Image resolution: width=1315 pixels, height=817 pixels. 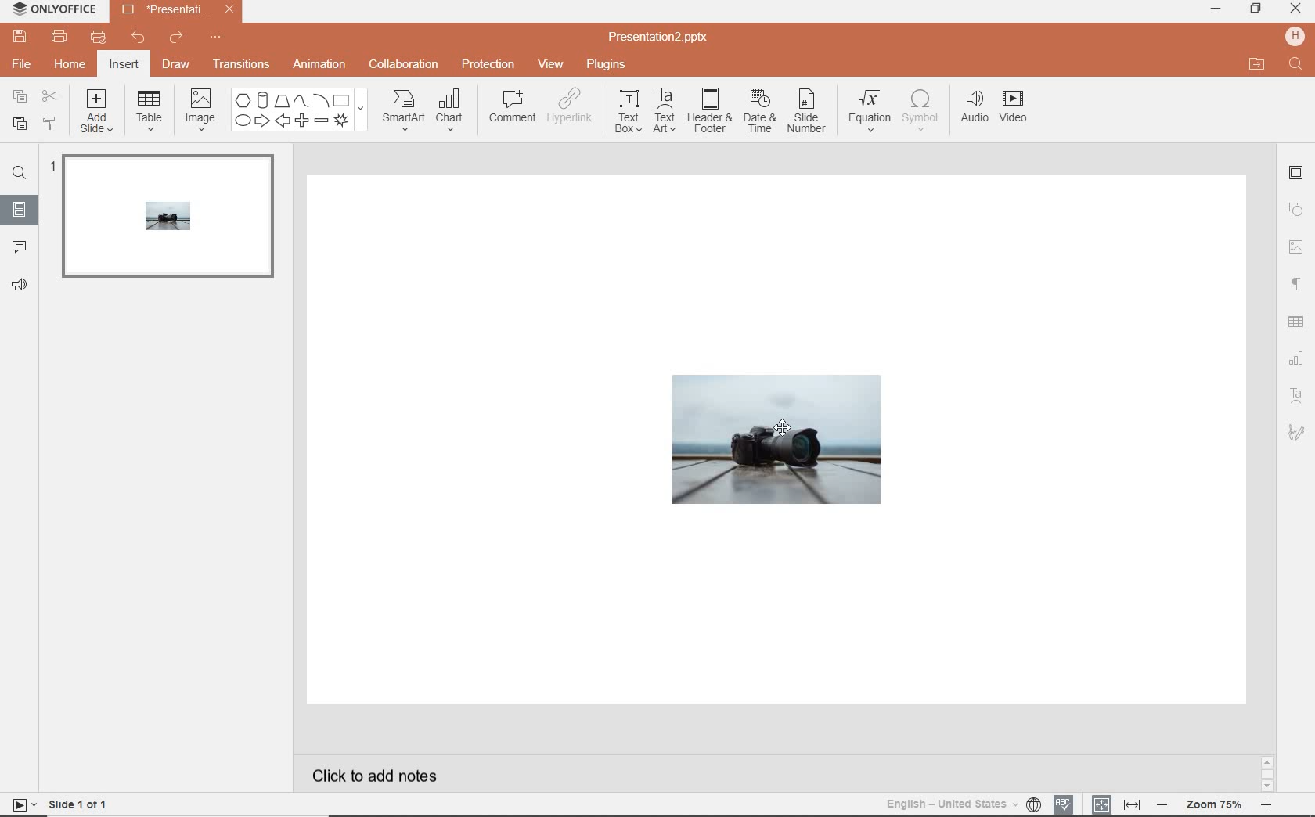 What do you see at coordinates (152, 110) in the screenshot?
I see `table` at bounding box center [152, 110].